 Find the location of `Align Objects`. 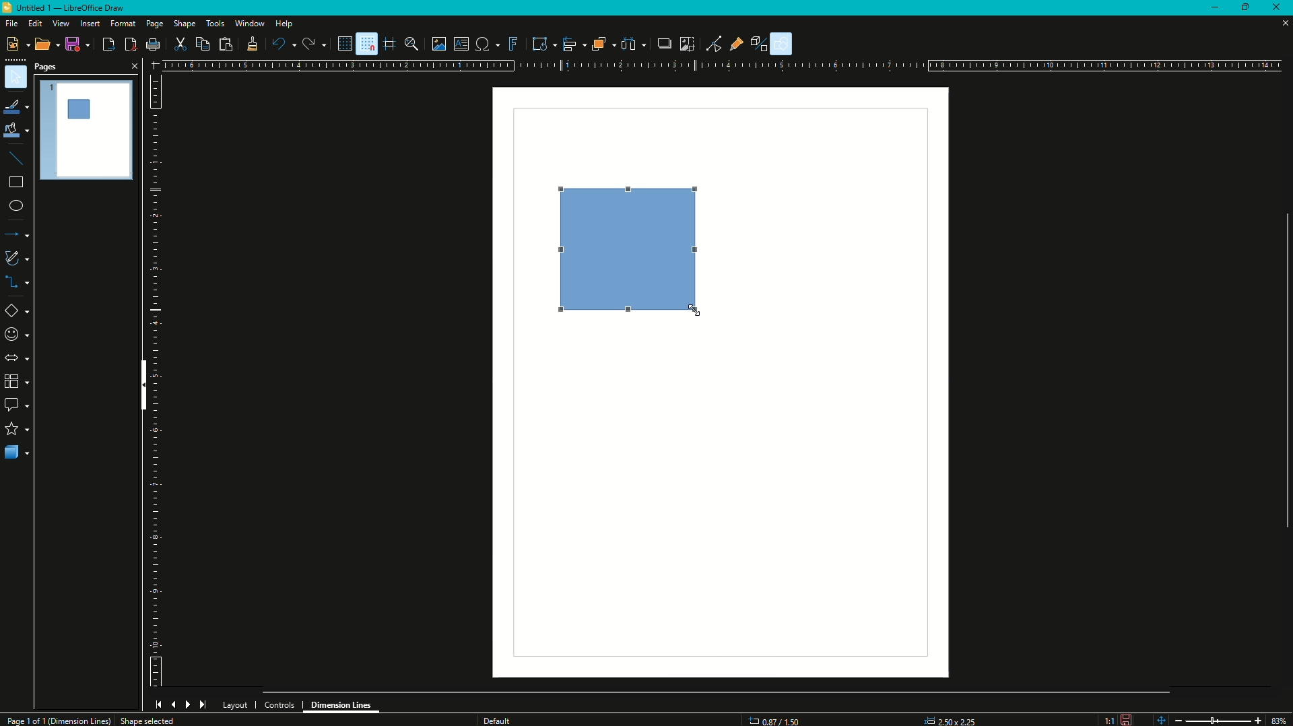

Align Objects is located at coordinates (571, 44).